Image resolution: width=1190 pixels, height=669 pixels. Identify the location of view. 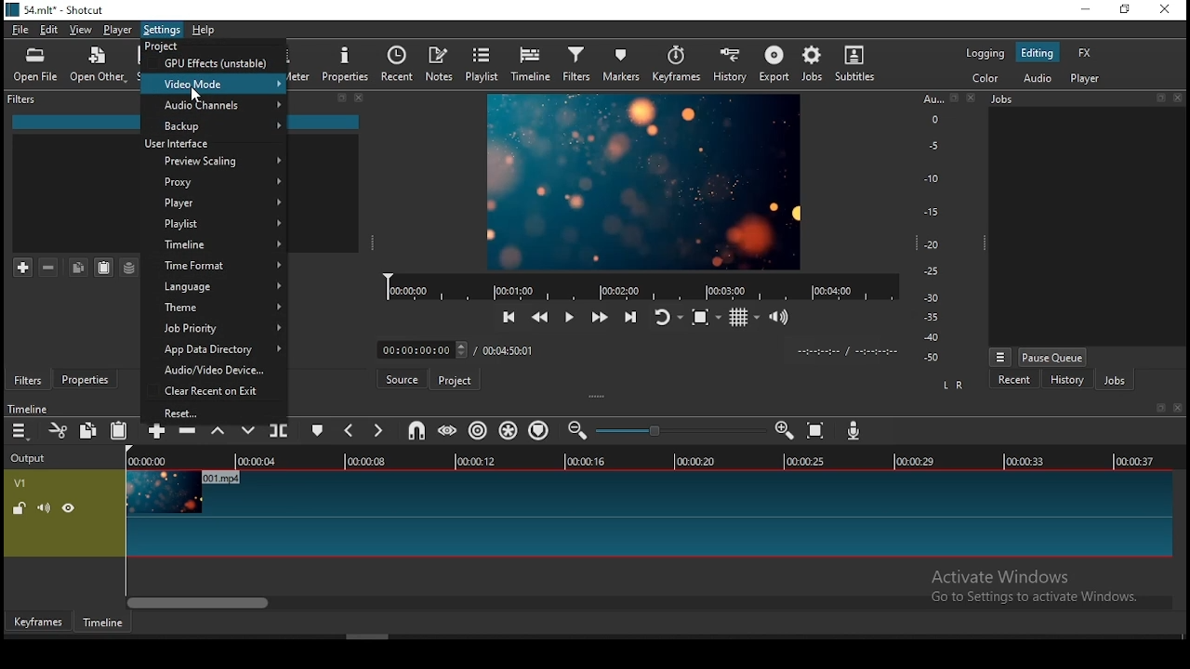
(83, 32).